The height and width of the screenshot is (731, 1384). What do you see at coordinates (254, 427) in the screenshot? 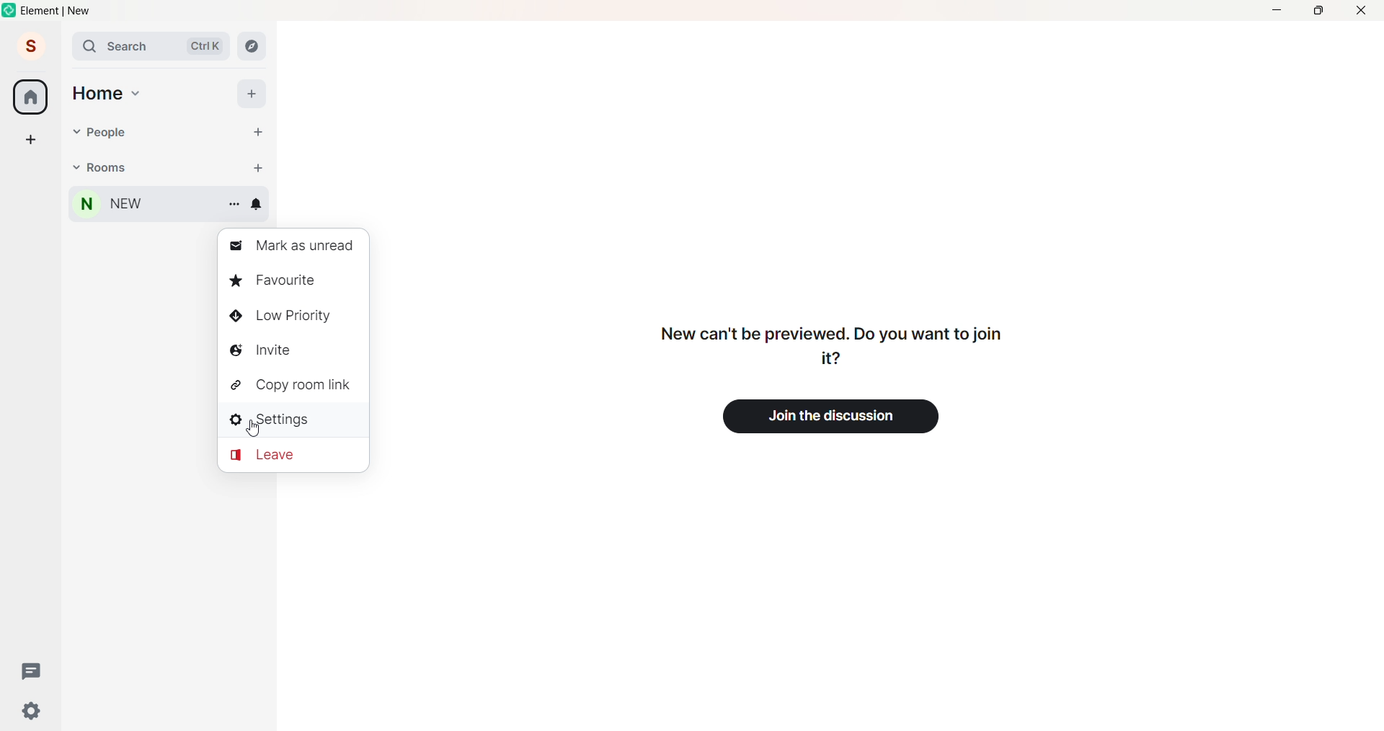
I see `cursor` at bounding box center [254, 427].